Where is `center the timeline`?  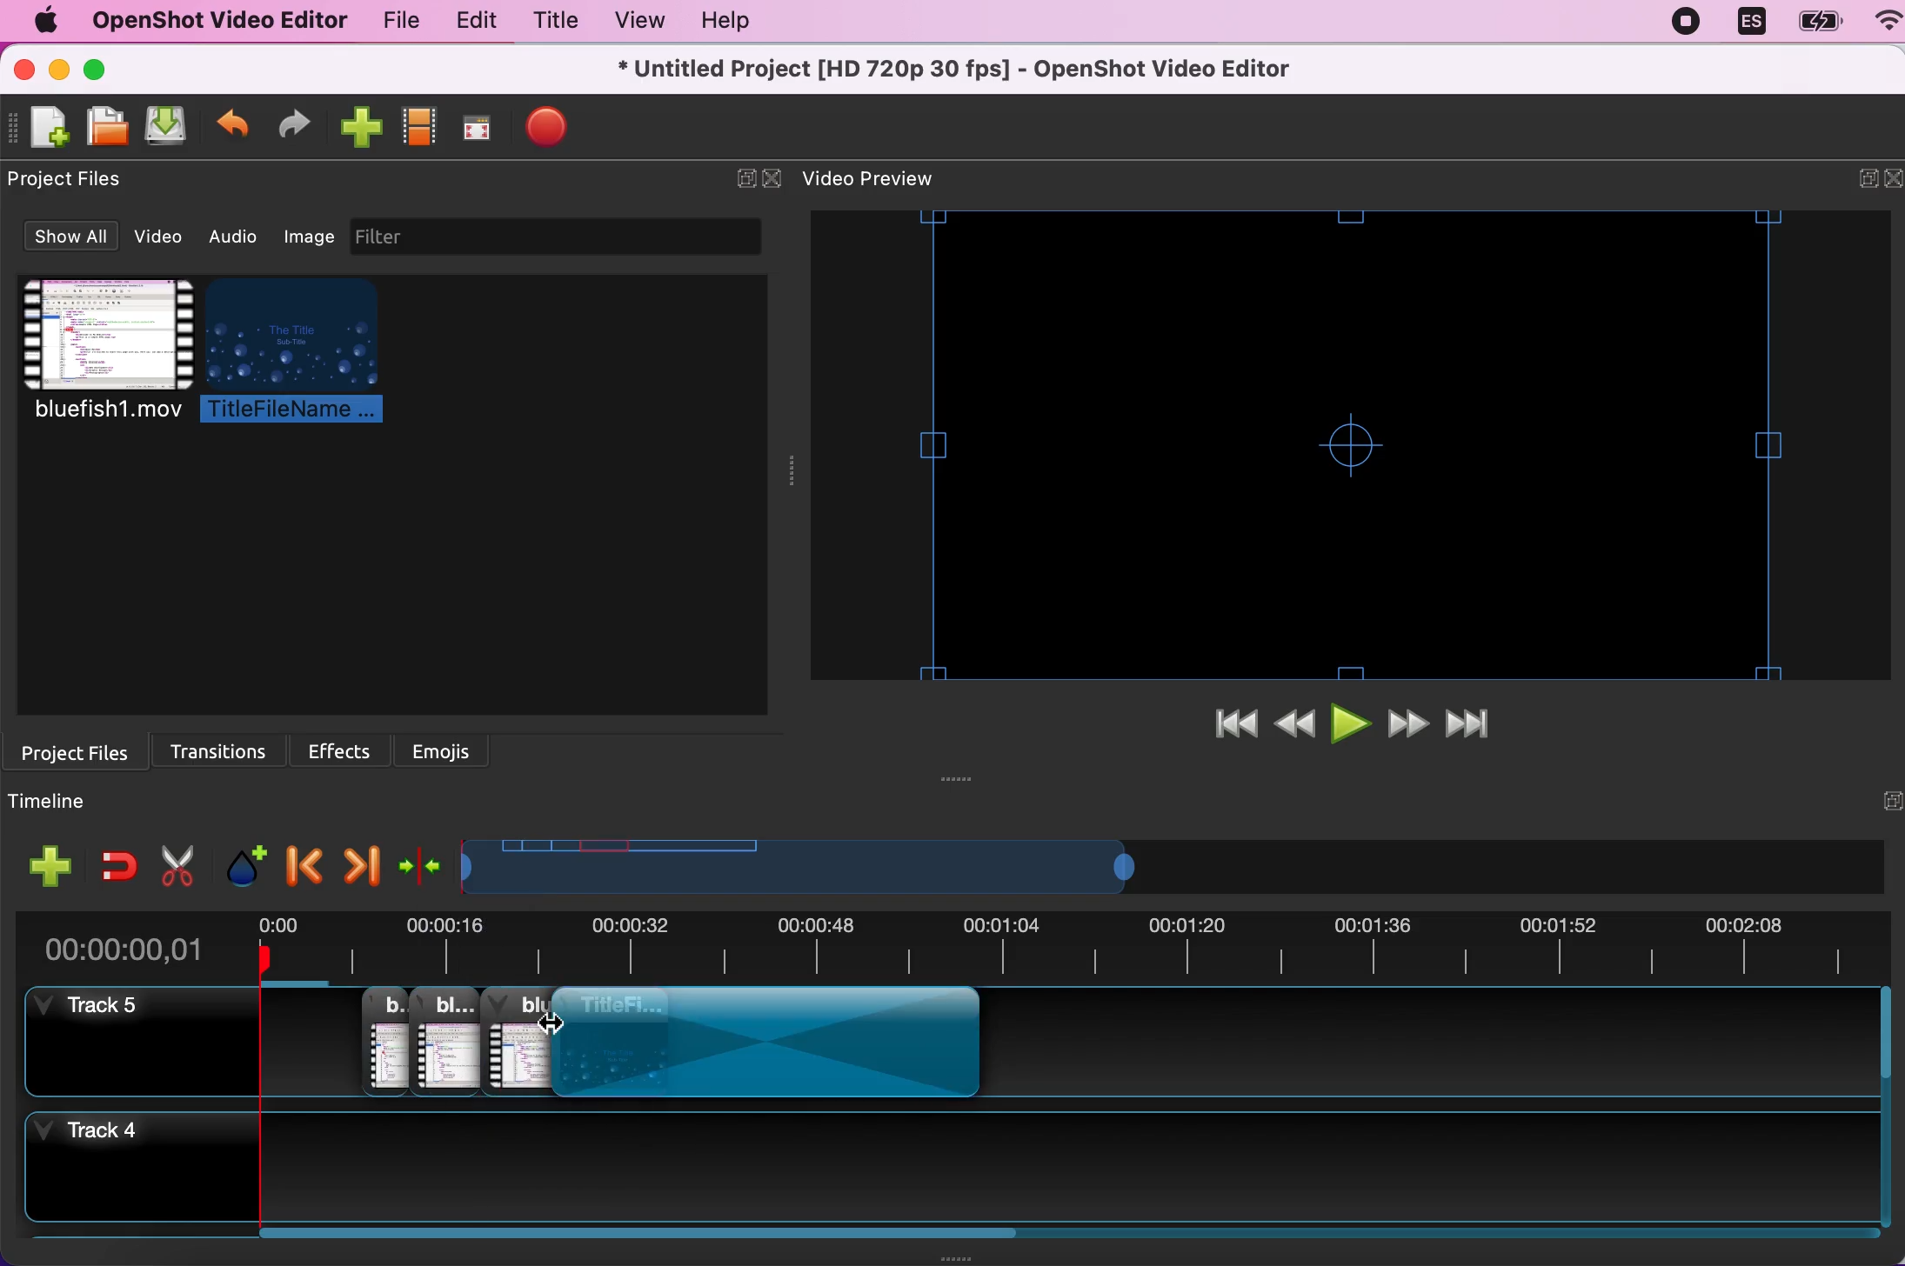
center the timeline is located at coordinates (422, 863).